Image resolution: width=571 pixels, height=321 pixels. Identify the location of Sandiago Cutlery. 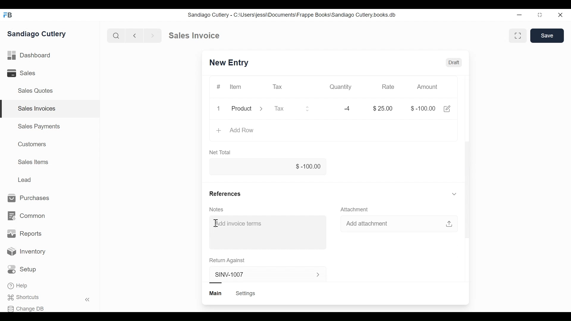
(37, 33).